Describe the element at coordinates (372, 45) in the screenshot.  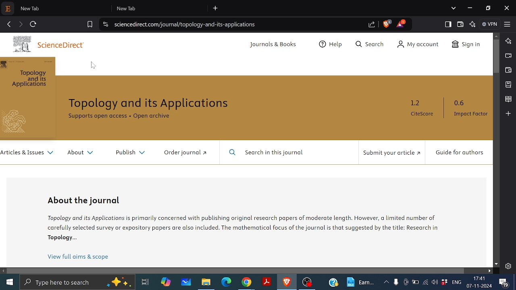
I see `Q search` at that location.